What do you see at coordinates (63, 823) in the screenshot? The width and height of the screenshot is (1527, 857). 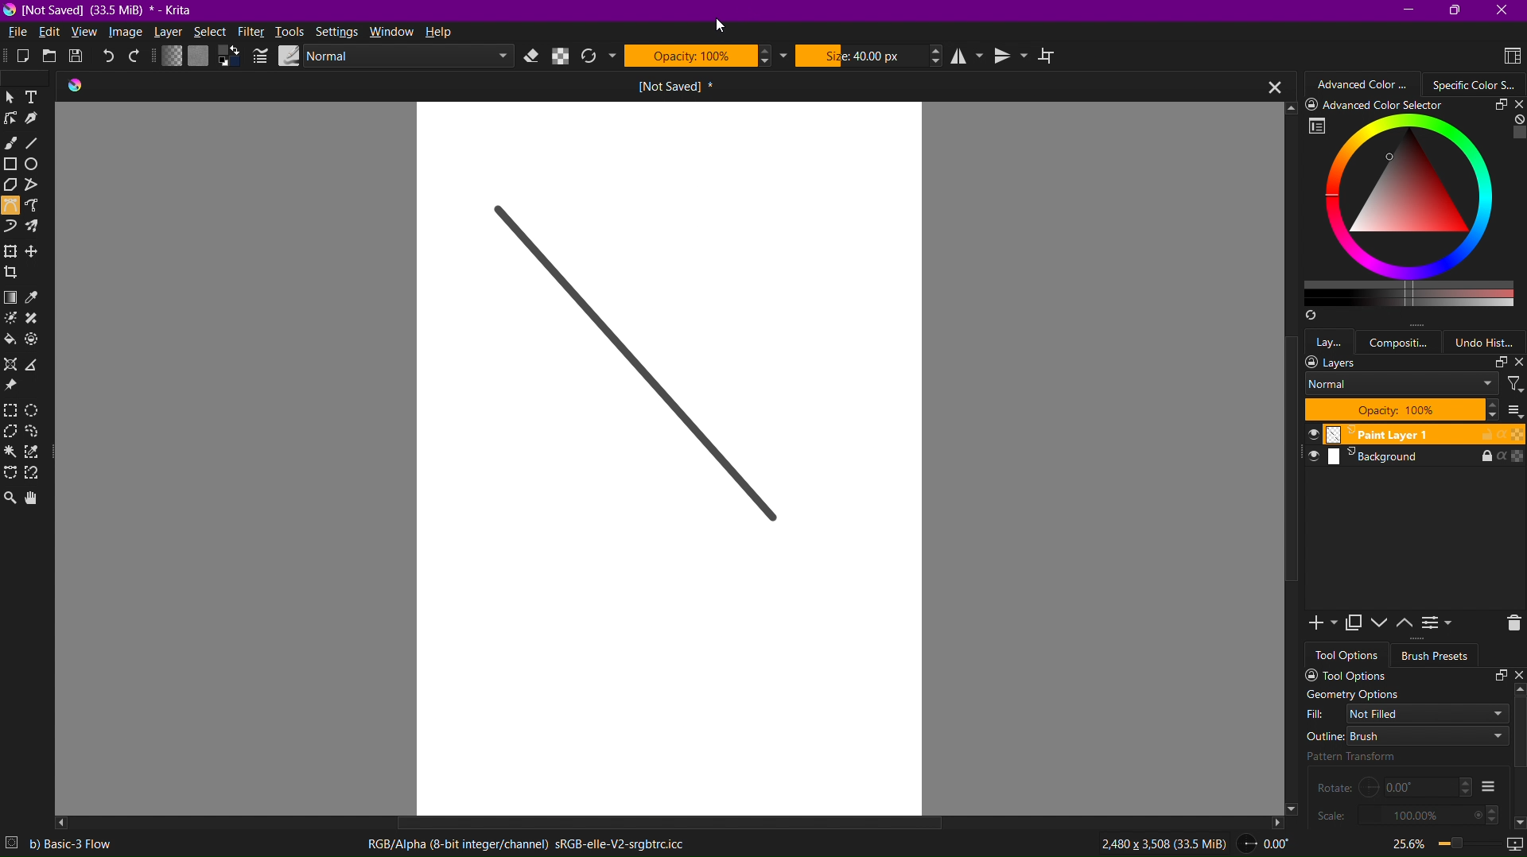 I see `Left` at bounding box center [63, 823].